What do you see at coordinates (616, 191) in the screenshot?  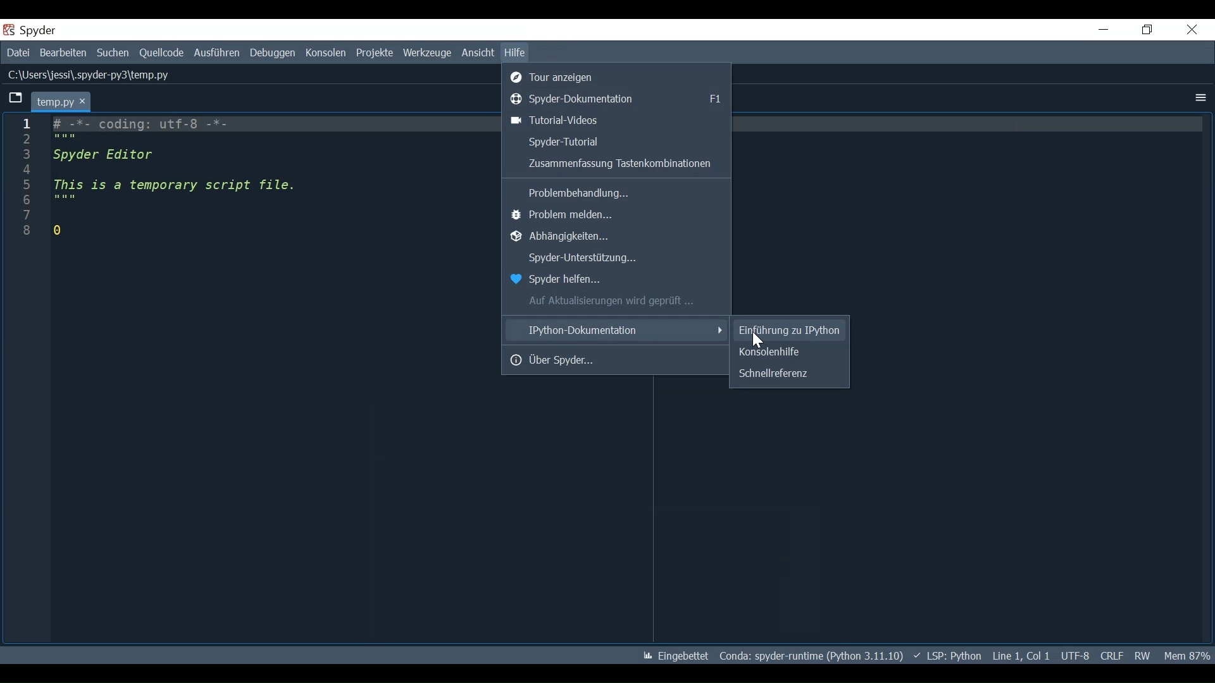 I see `Troubleshooting` at bounding box center [616, 191].